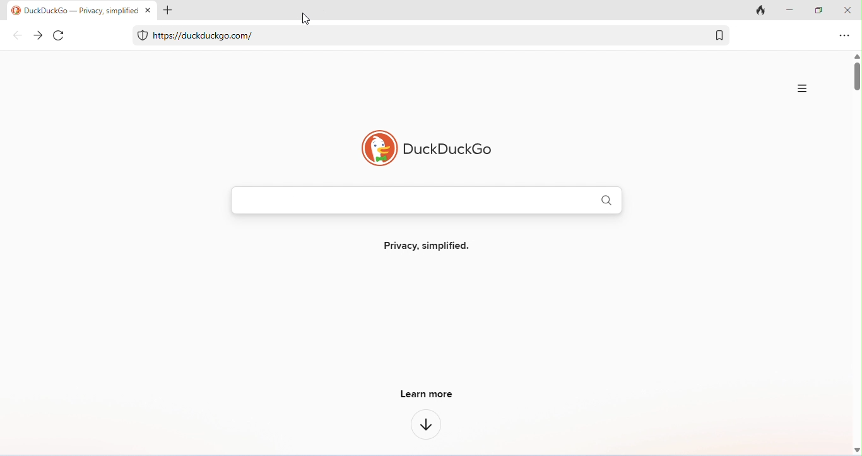 This screenshot has width=862, height=456. I want to click on search, downloads and more options, so click(803, 88).